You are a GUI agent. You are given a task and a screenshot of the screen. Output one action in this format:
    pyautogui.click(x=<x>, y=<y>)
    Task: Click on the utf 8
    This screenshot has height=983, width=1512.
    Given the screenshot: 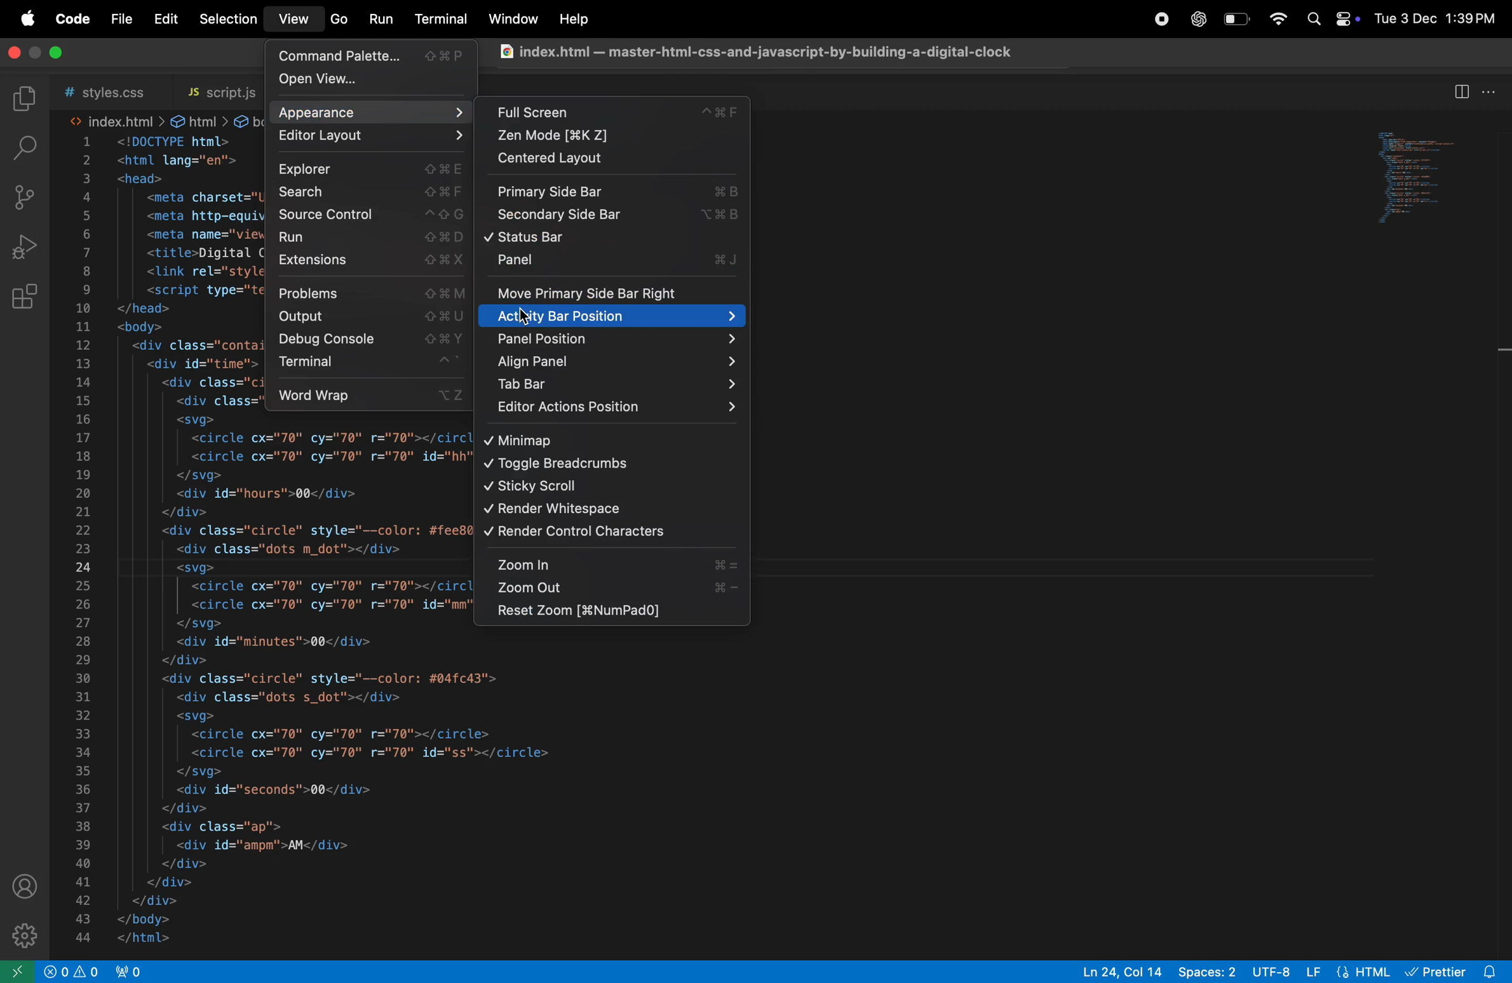 What is the action you would take?
    pyautogui.click(x=1271, y=969)
    